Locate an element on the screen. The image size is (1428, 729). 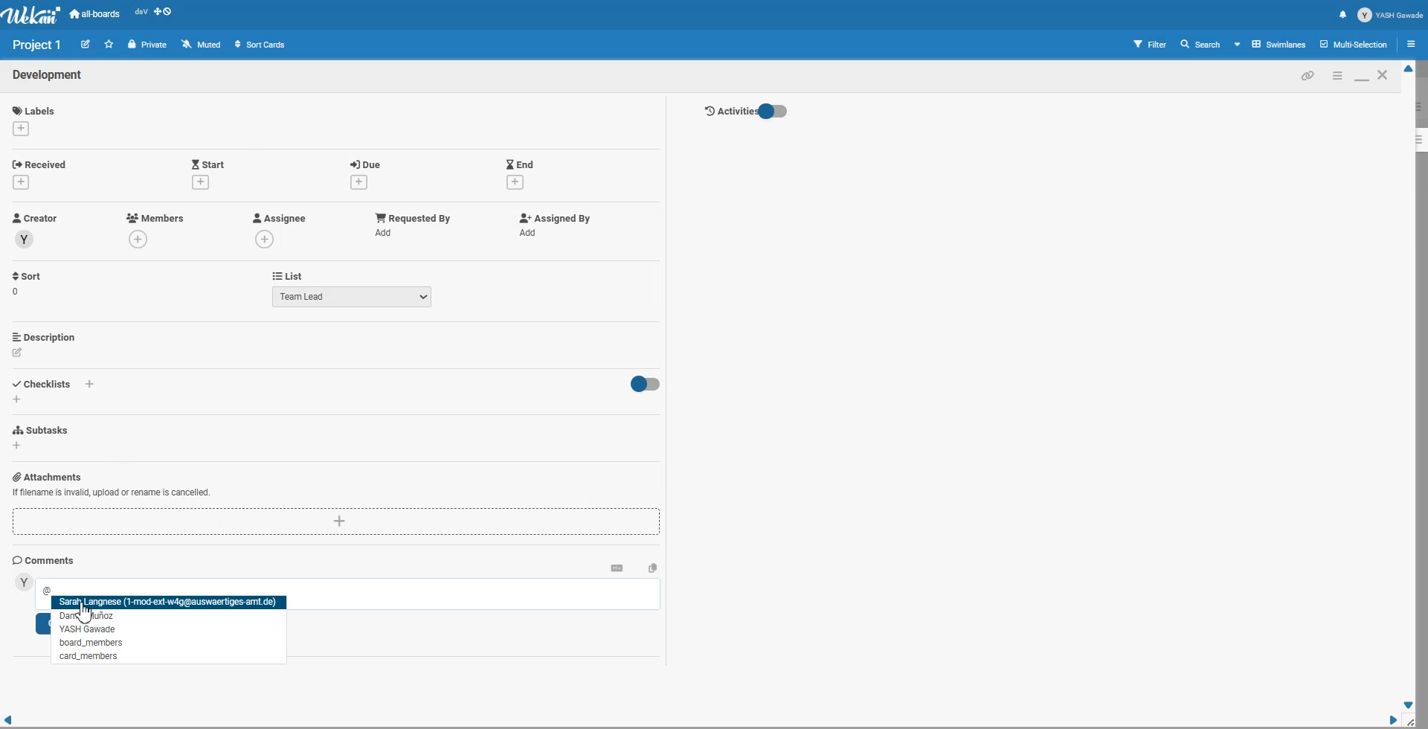
Add Attachments is located at coordinates (337, 522).